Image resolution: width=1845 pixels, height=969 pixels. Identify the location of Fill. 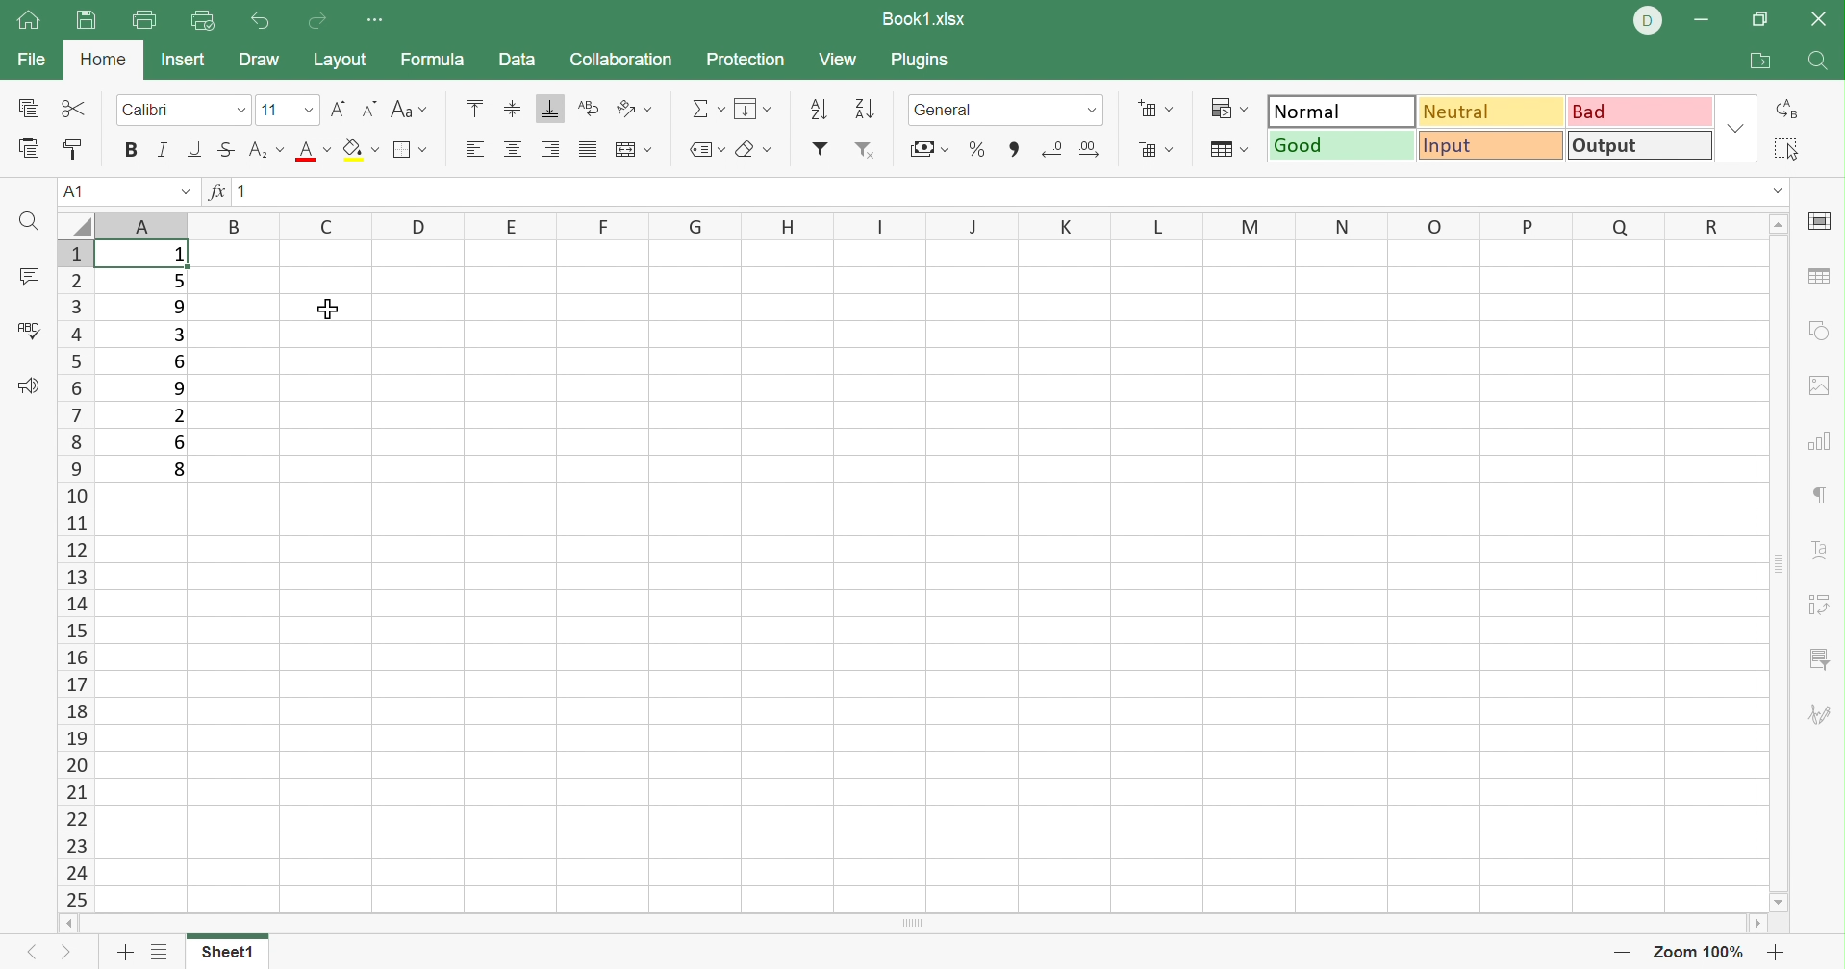
(752, 109).